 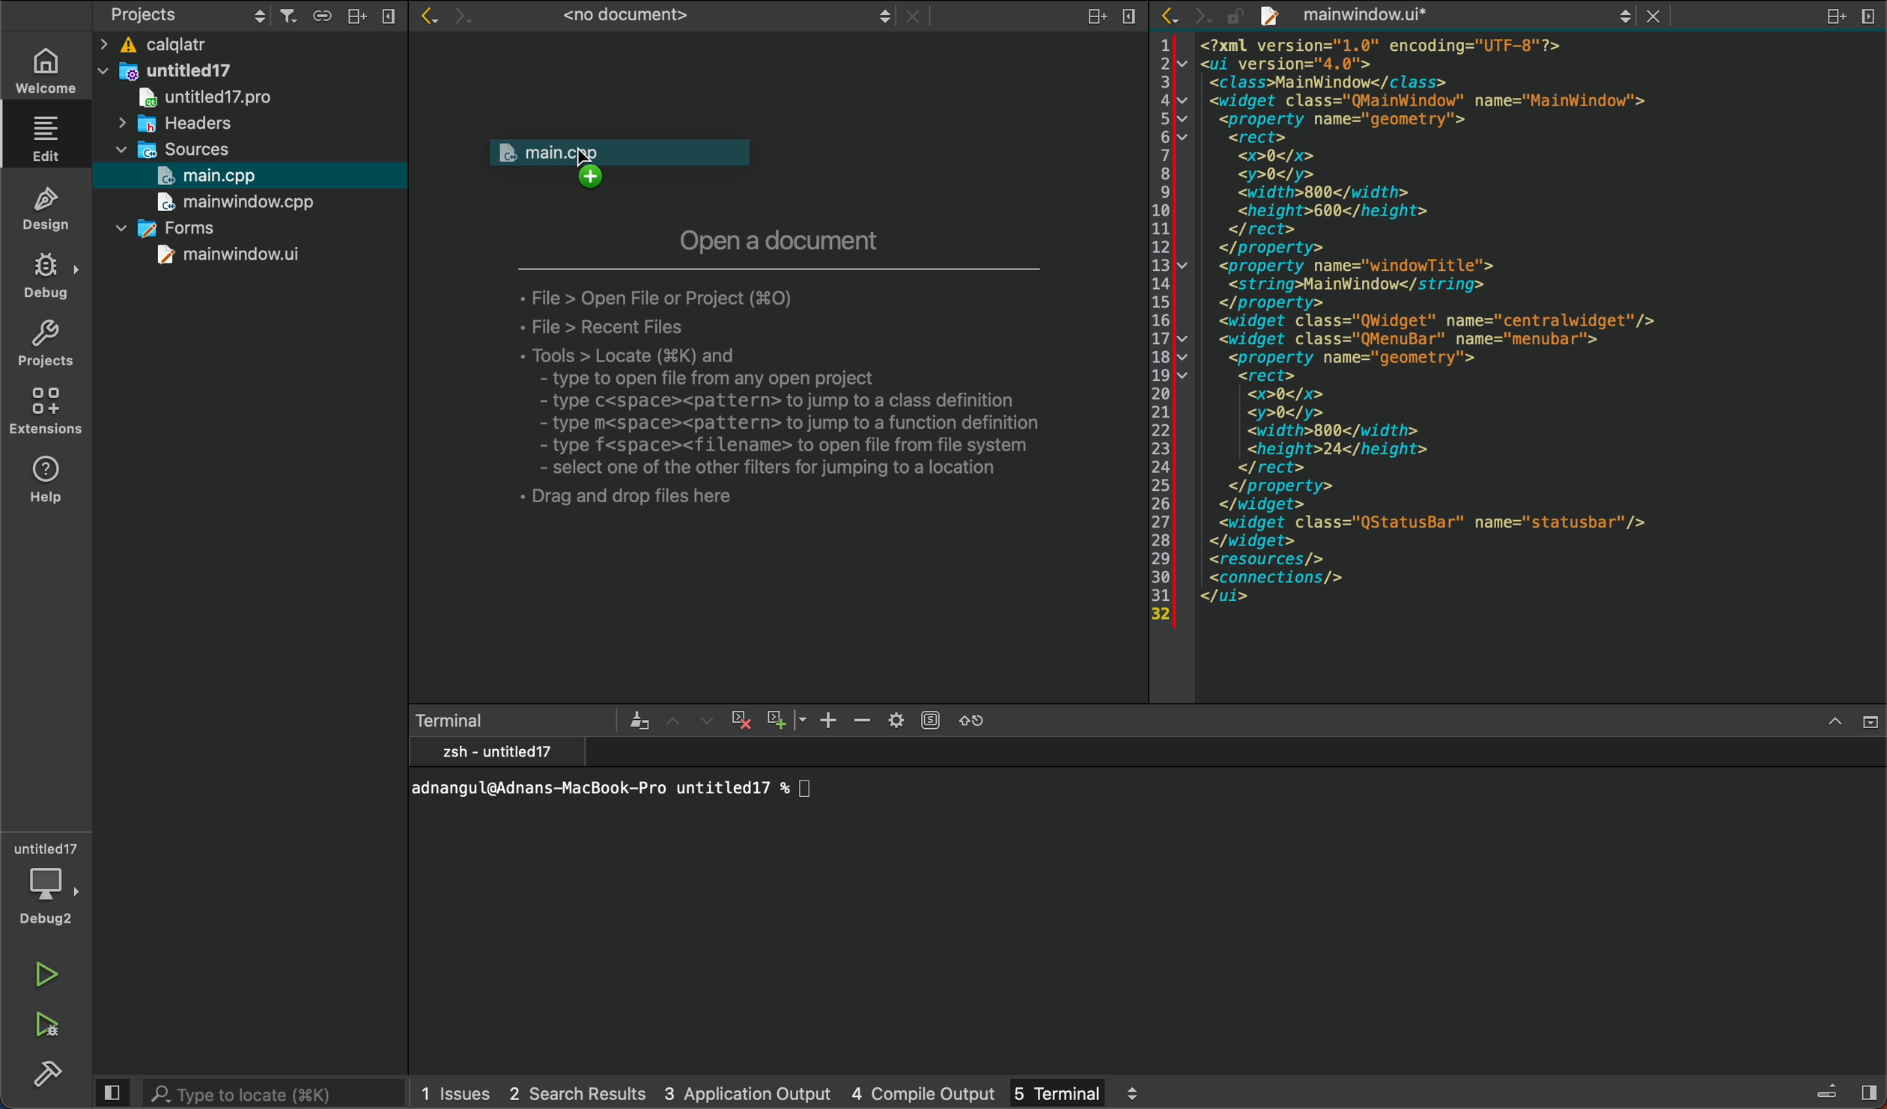 I want to click on split, so click(x=357, y=16).